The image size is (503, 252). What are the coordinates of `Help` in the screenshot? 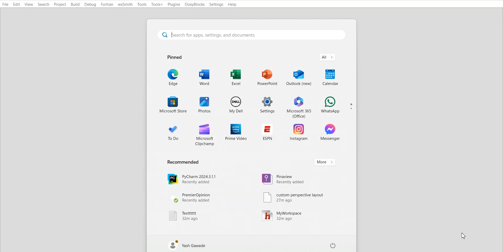 It's located at (232, 5).